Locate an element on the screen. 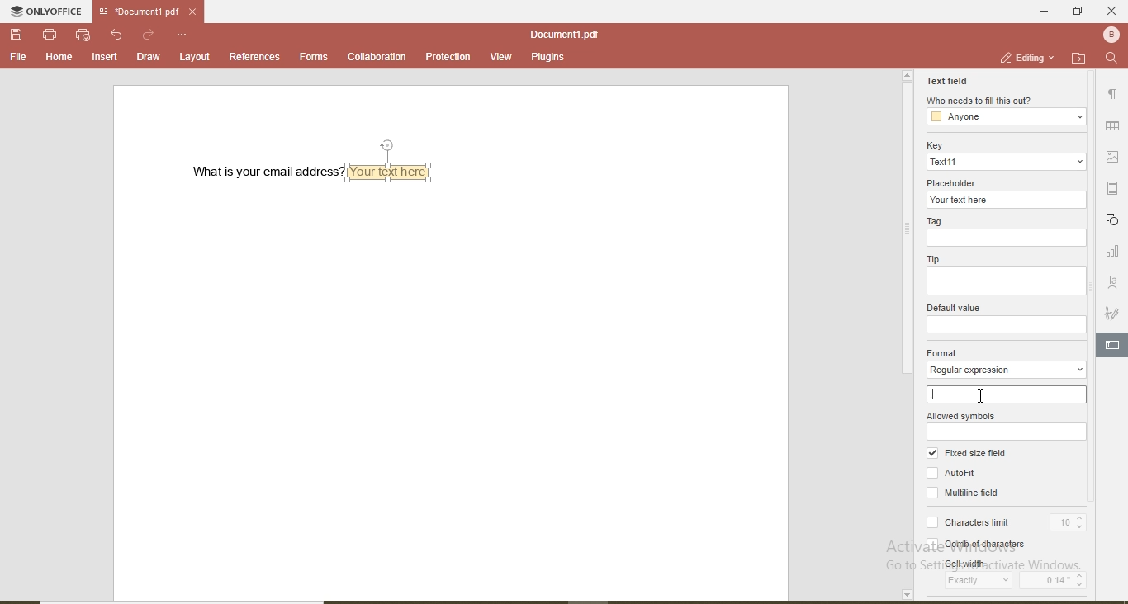 This screenshot has width=1128, height=604. open file location is located at coordinates (1078, 58).